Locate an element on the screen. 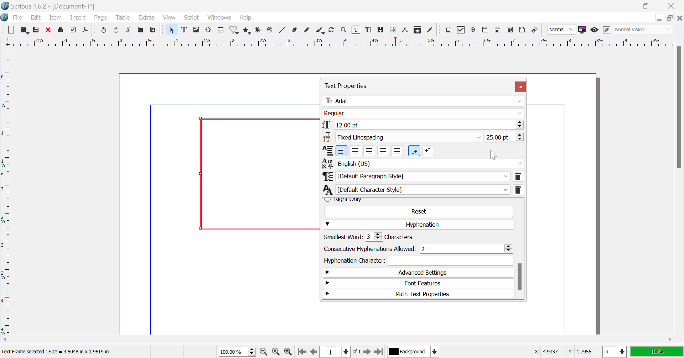 The width and height of the screenshot is (684, 358). Vertical Scroll Bar is located at coordinates (678, 189).